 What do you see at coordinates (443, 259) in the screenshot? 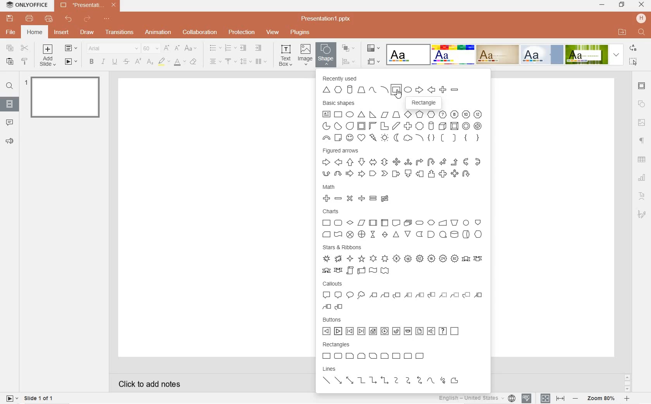
I see `24-point star` at bounding box center [443, 259].